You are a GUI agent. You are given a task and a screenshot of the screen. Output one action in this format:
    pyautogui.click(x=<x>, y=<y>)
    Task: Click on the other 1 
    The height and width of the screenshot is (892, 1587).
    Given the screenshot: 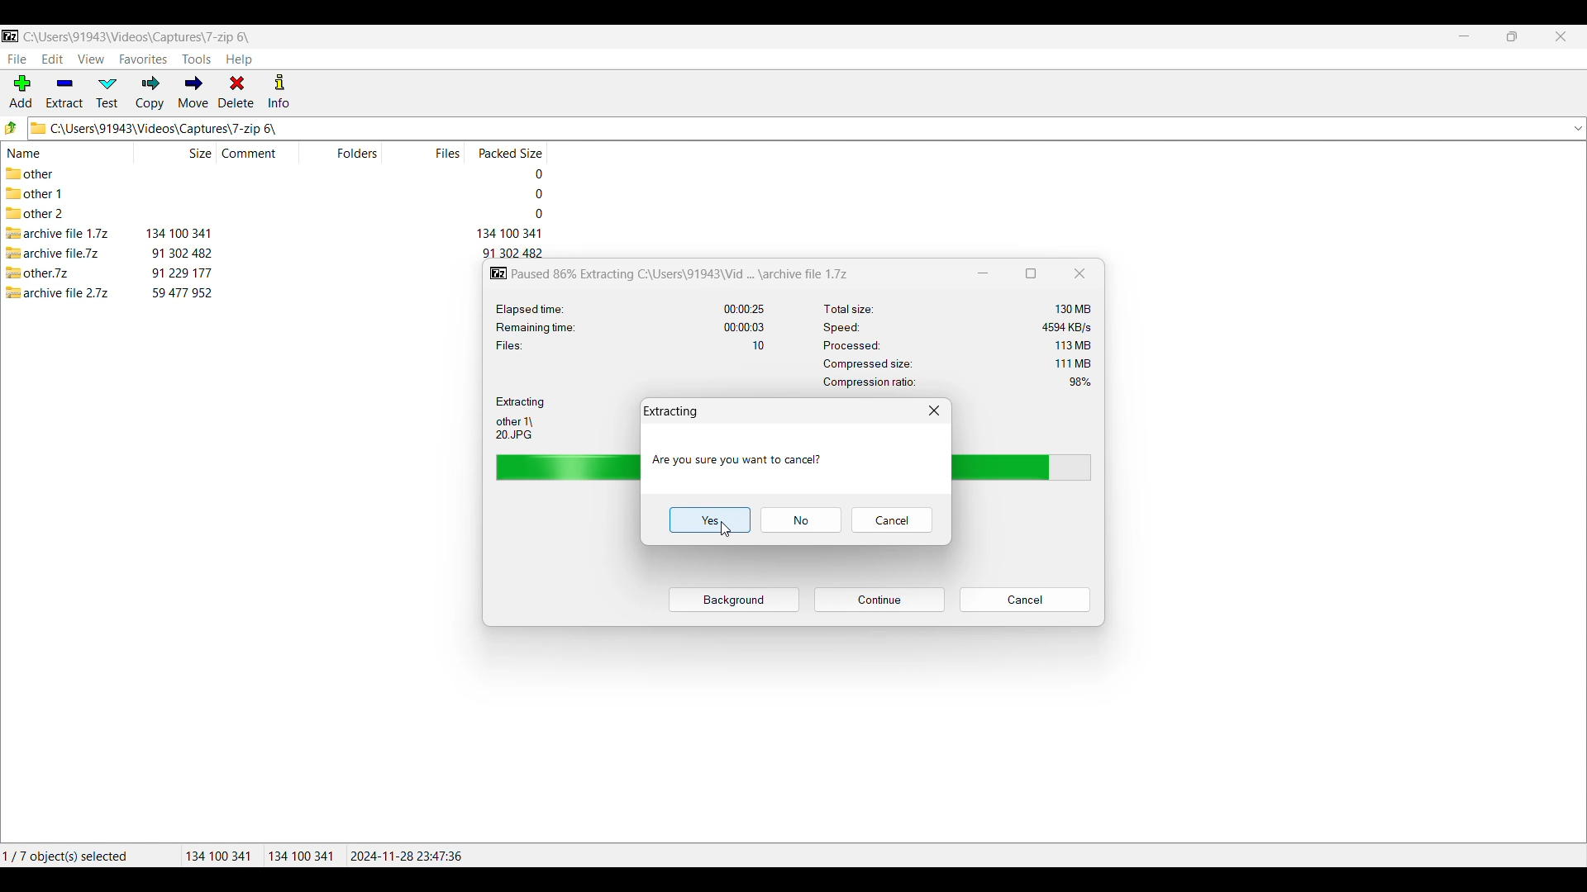 What is the action you would take?
    pyautogui.click(x=42, y=194)
    